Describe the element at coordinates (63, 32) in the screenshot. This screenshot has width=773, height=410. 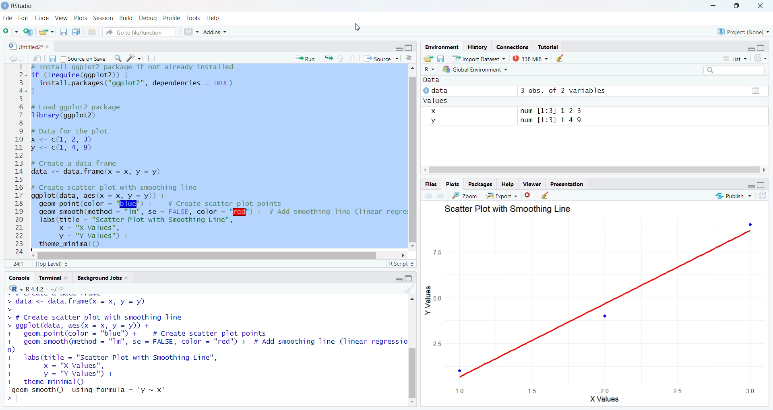
I see `save current document` at that location.